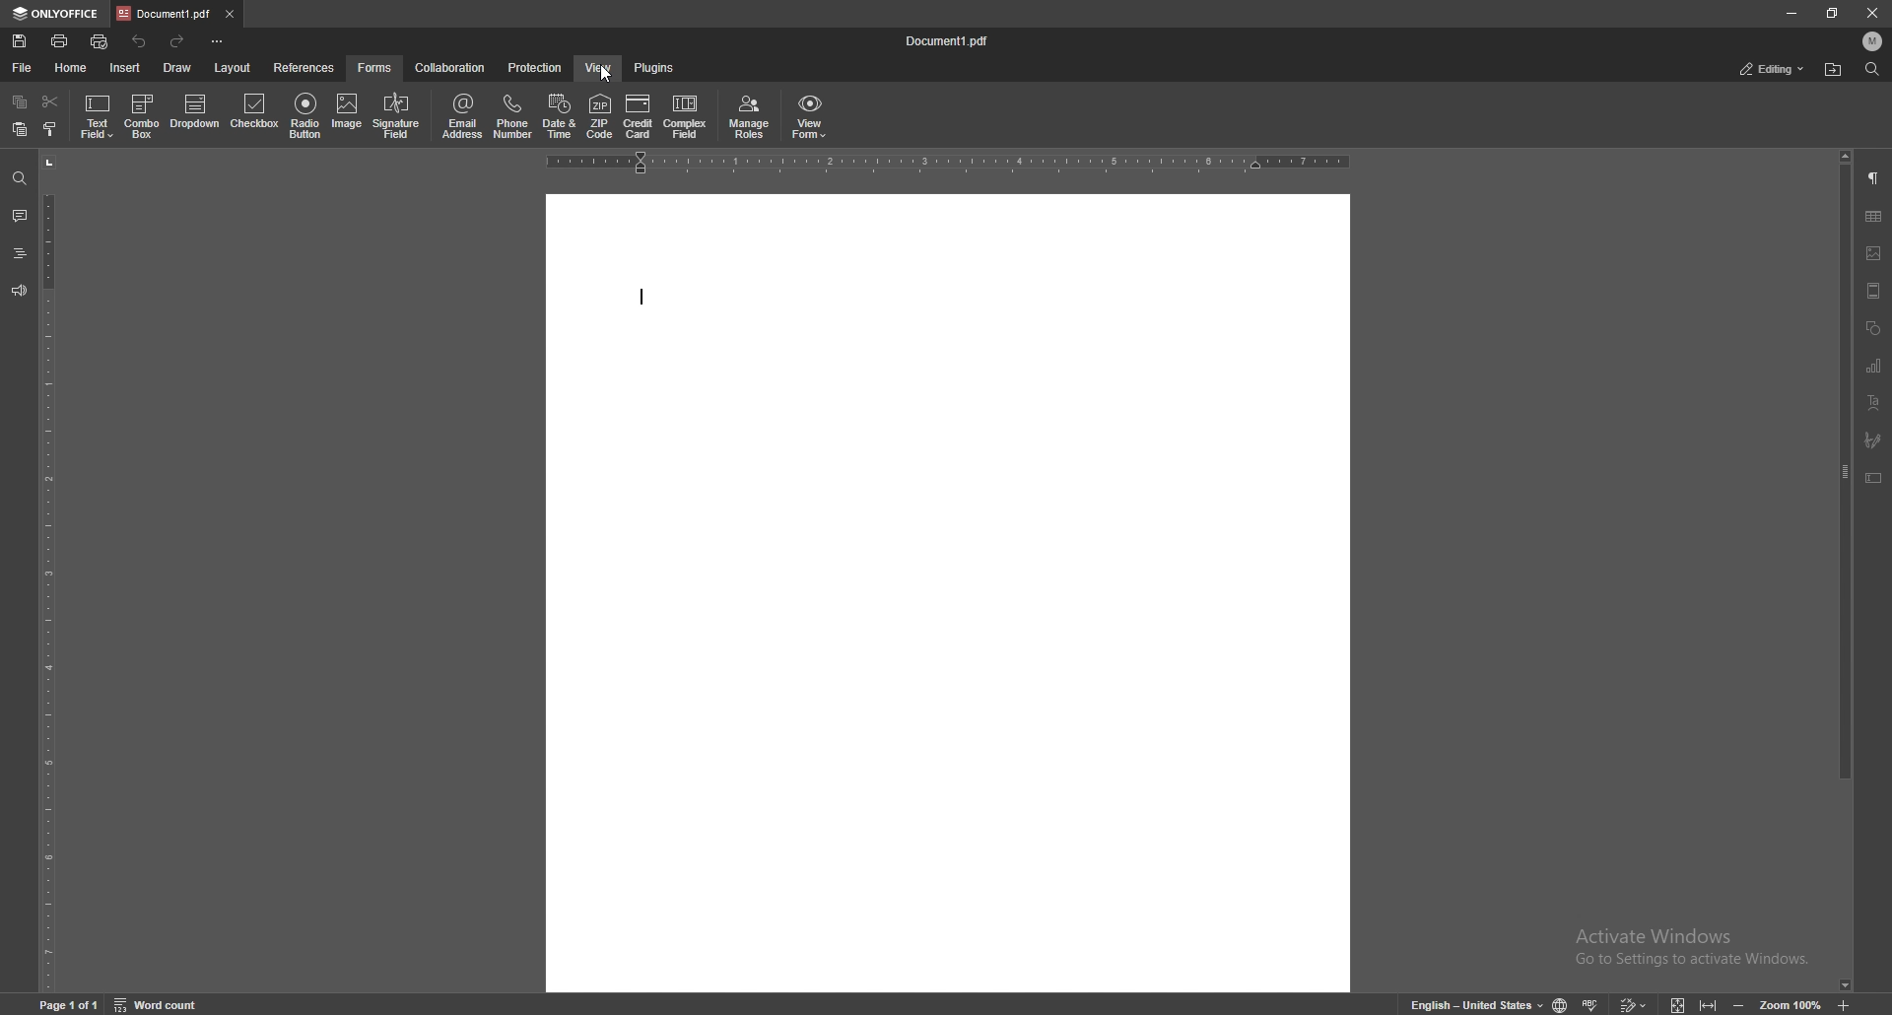  What do you see at coordinates (160, 1003) in the screenshot?
I see `word count` at bounding box center [160, 1003].